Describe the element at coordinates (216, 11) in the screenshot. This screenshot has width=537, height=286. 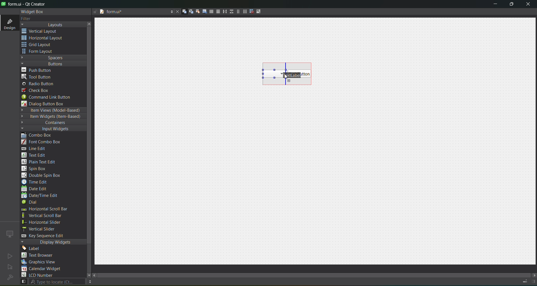
I see `layout vertically` at that location.